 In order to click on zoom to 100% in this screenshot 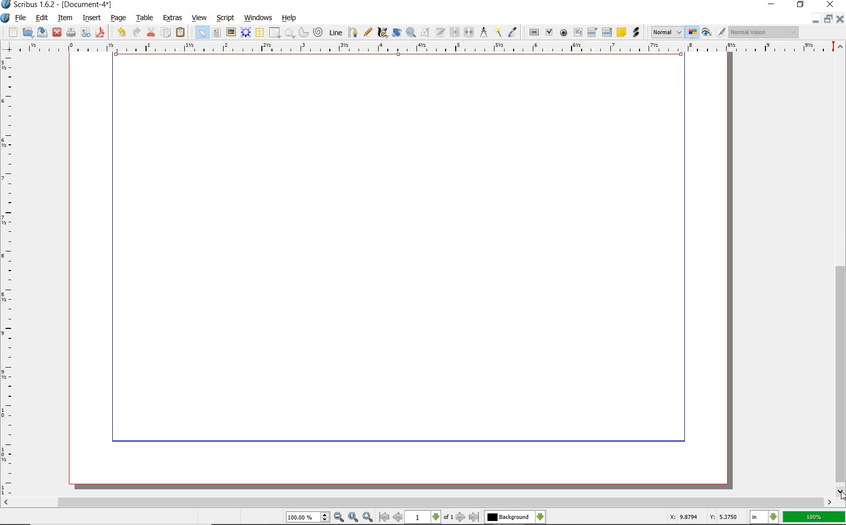, I will do `click(354, 517)`.